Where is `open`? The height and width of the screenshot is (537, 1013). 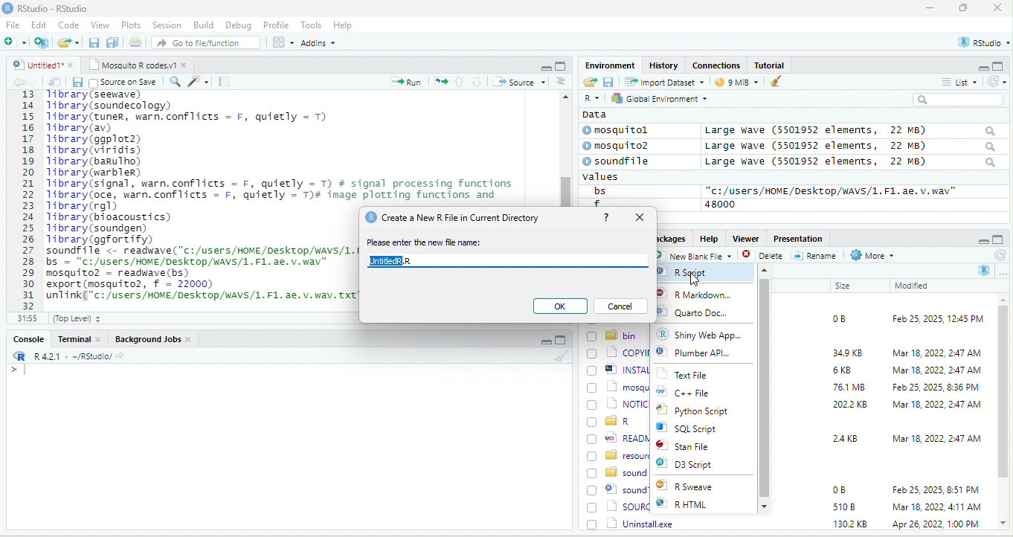
open is located at coordinates (441, 80).